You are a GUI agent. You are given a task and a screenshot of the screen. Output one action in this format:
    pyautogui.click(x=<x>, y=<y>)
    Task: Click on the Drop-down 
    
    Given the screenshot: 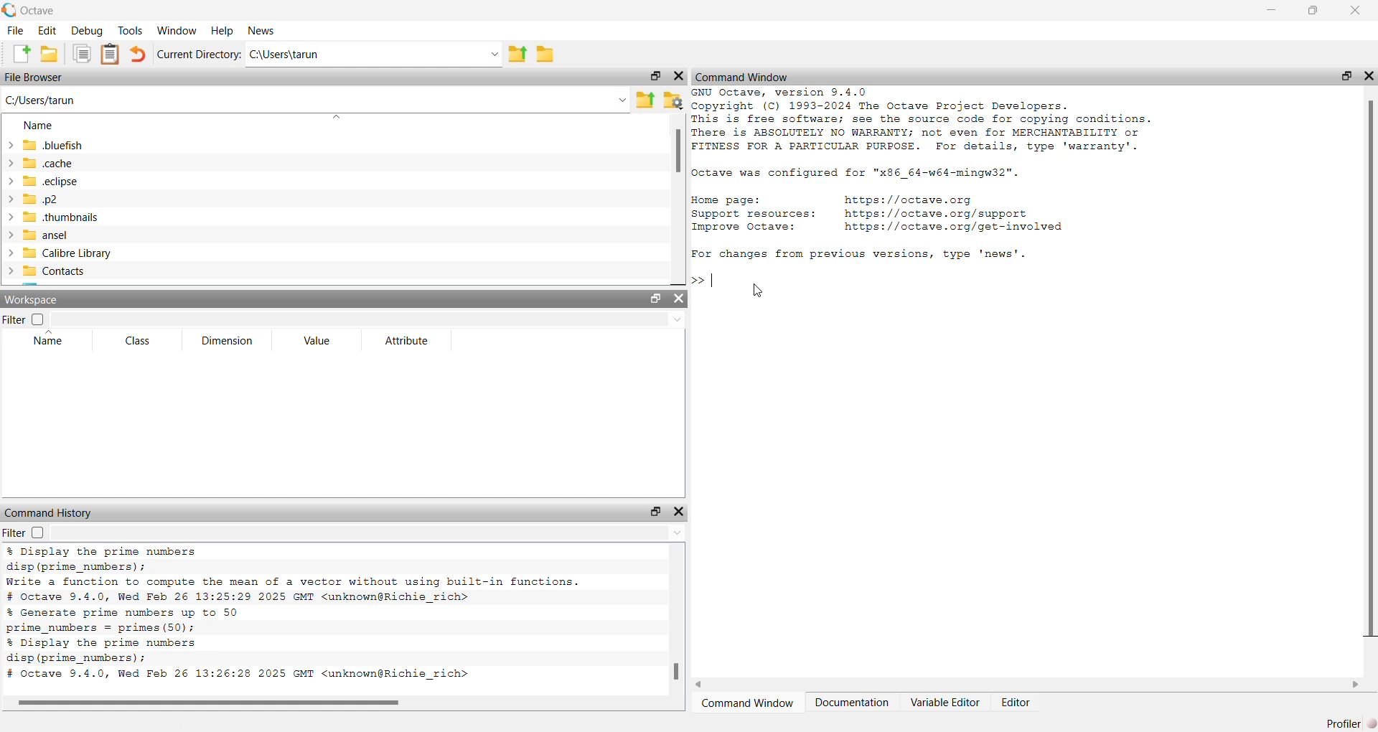 What is the action you would take?
    pyautogui.click(x=678, y=319)
    